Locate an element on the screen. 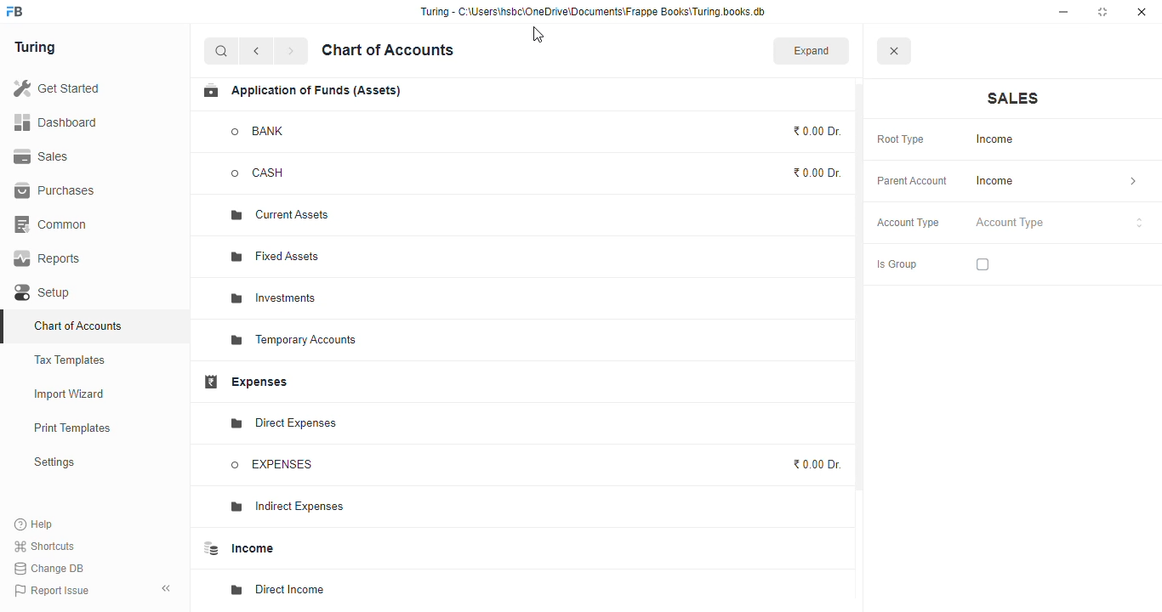 The width and height of the screenshot is (1162, 612). common is located at coordinates (52, 224).